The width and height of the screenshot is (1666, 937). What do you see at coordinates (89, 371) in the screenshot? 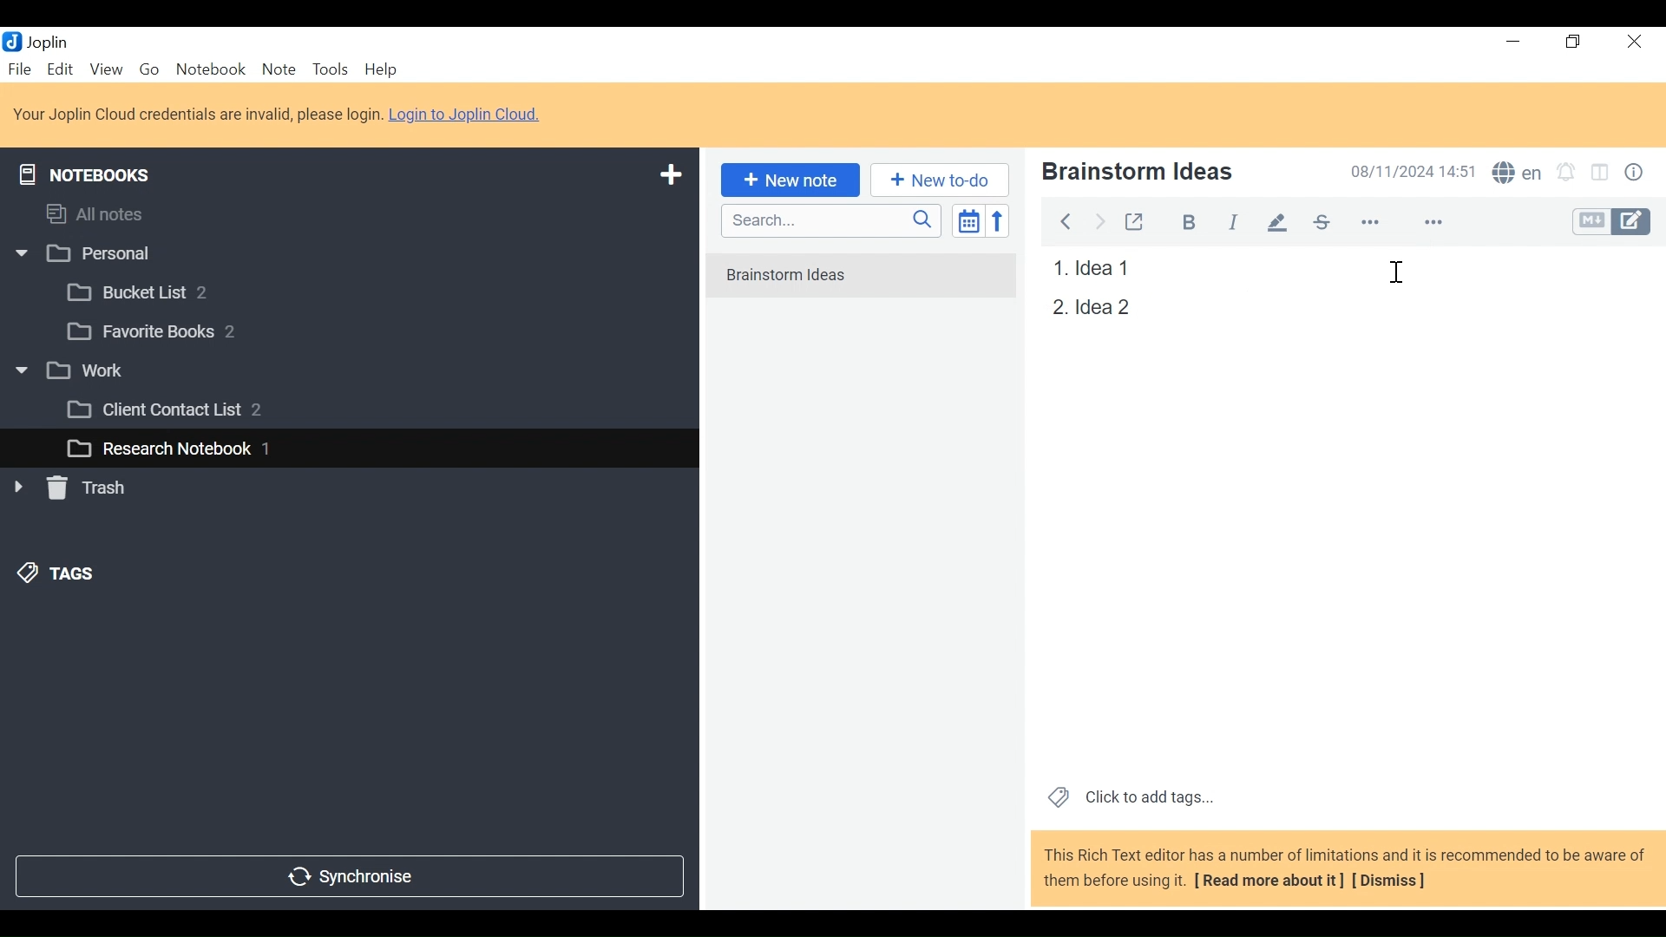
I see `v [3 work` at bounding box center [89, 371].